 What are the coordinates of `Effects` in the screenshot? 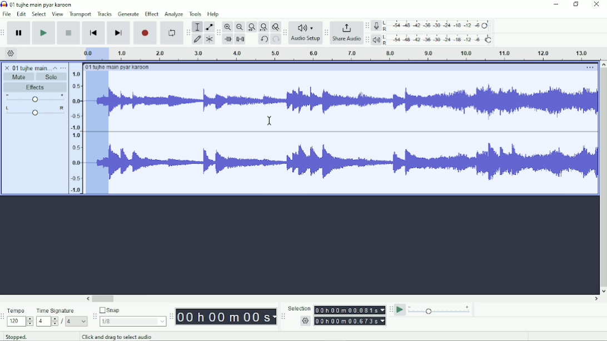 It's located at (35, 88).